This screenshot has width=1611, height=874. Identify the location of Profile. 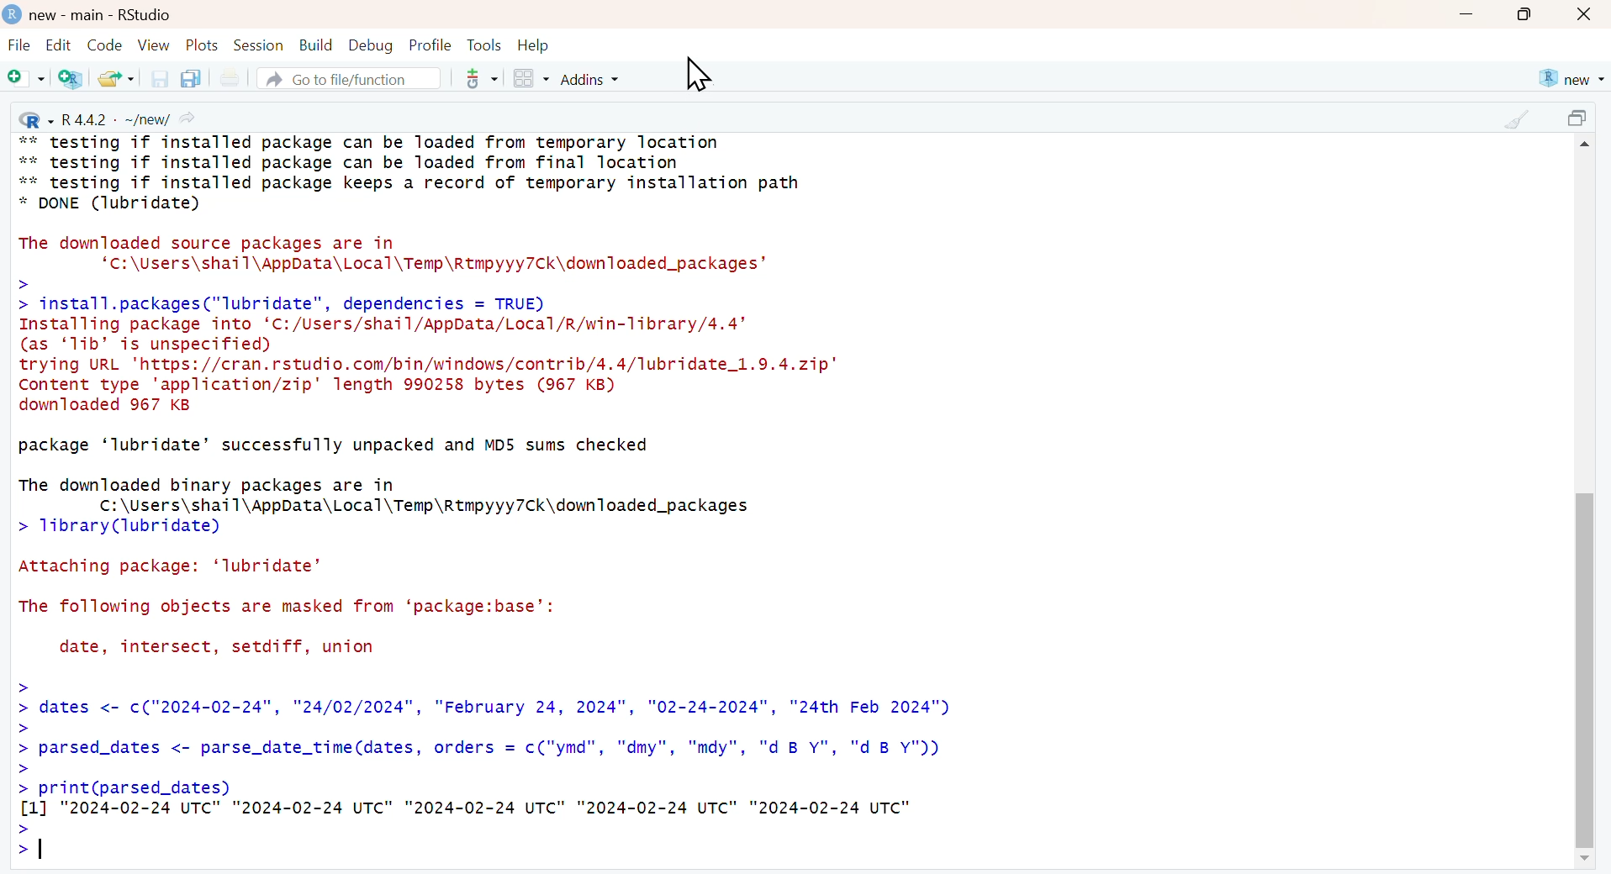
(430, 45).